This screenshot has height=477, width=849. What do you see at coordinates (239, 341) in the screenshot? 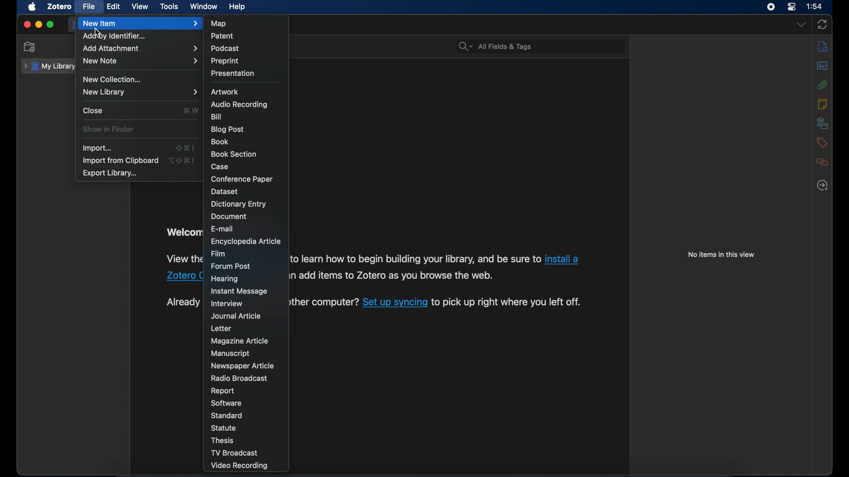
I see `magazine article` at bounding box center [239, 341].